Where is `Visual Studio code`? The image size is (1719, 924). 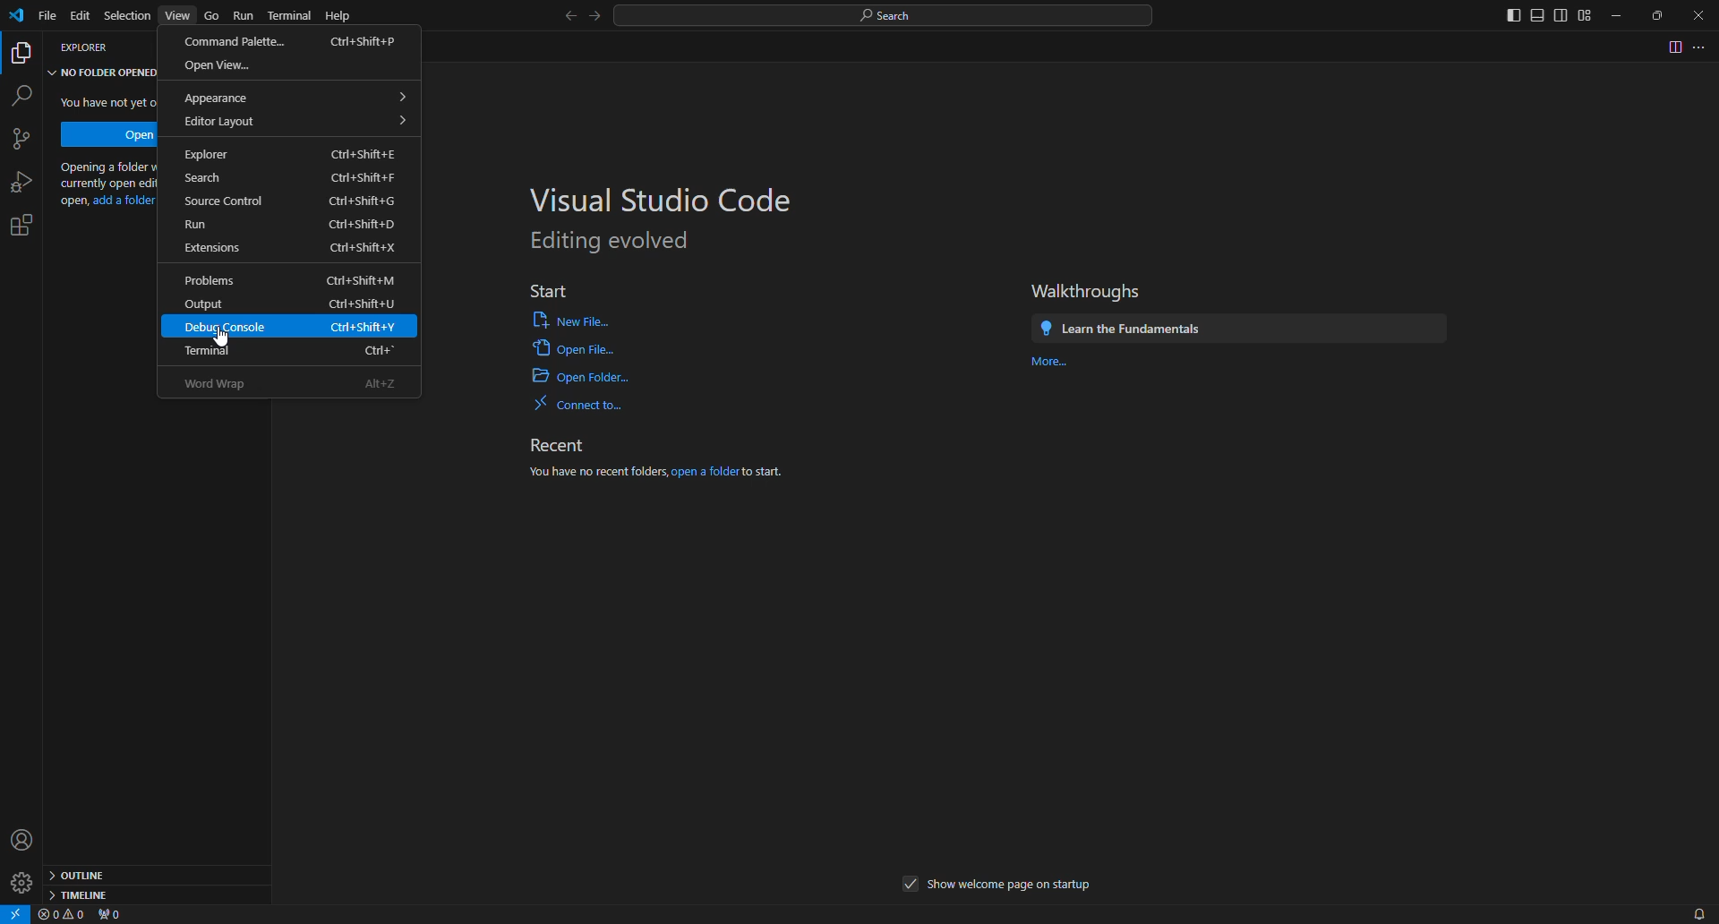
Visual Studio code is located at coordinates (652, 195).